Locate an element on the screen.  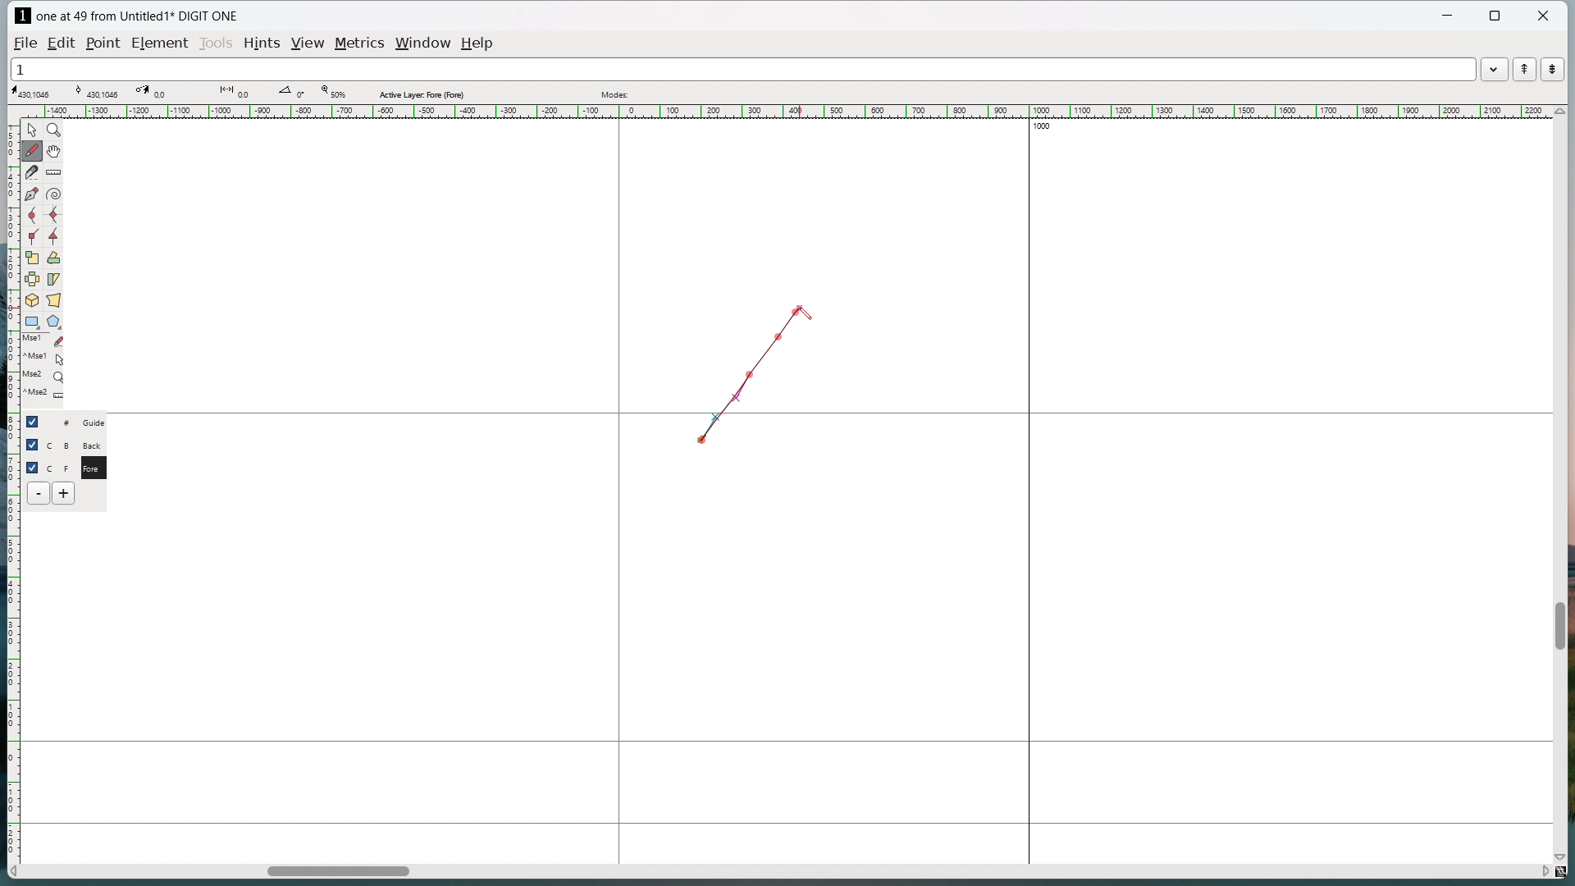
window is located at coordinates (425, 43).